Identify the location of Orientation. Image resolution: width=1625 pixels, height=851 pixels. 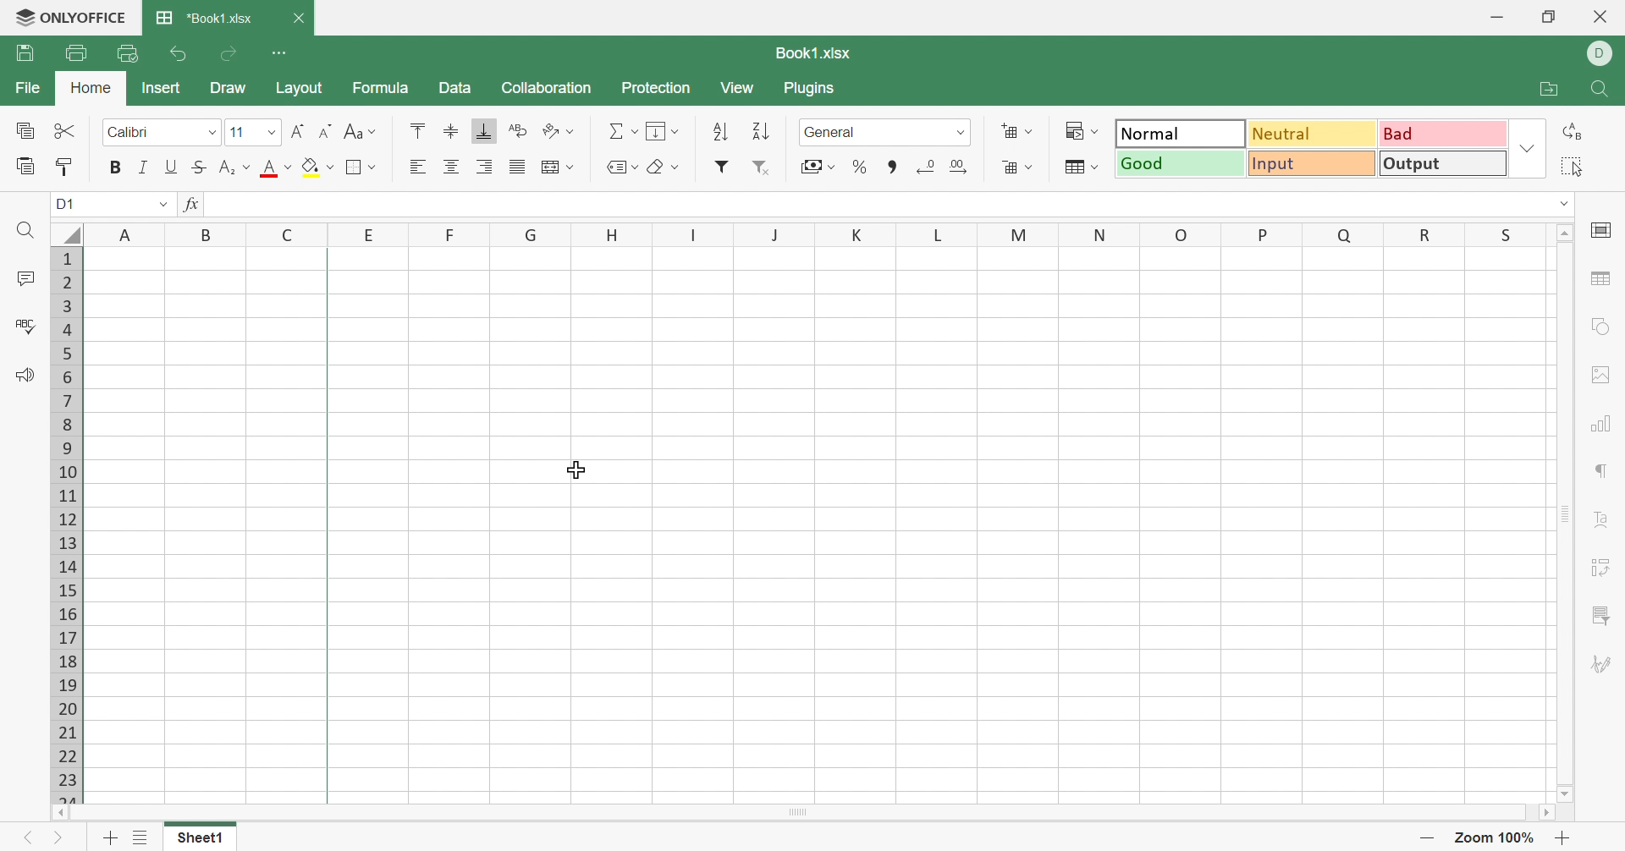
(548, 130).